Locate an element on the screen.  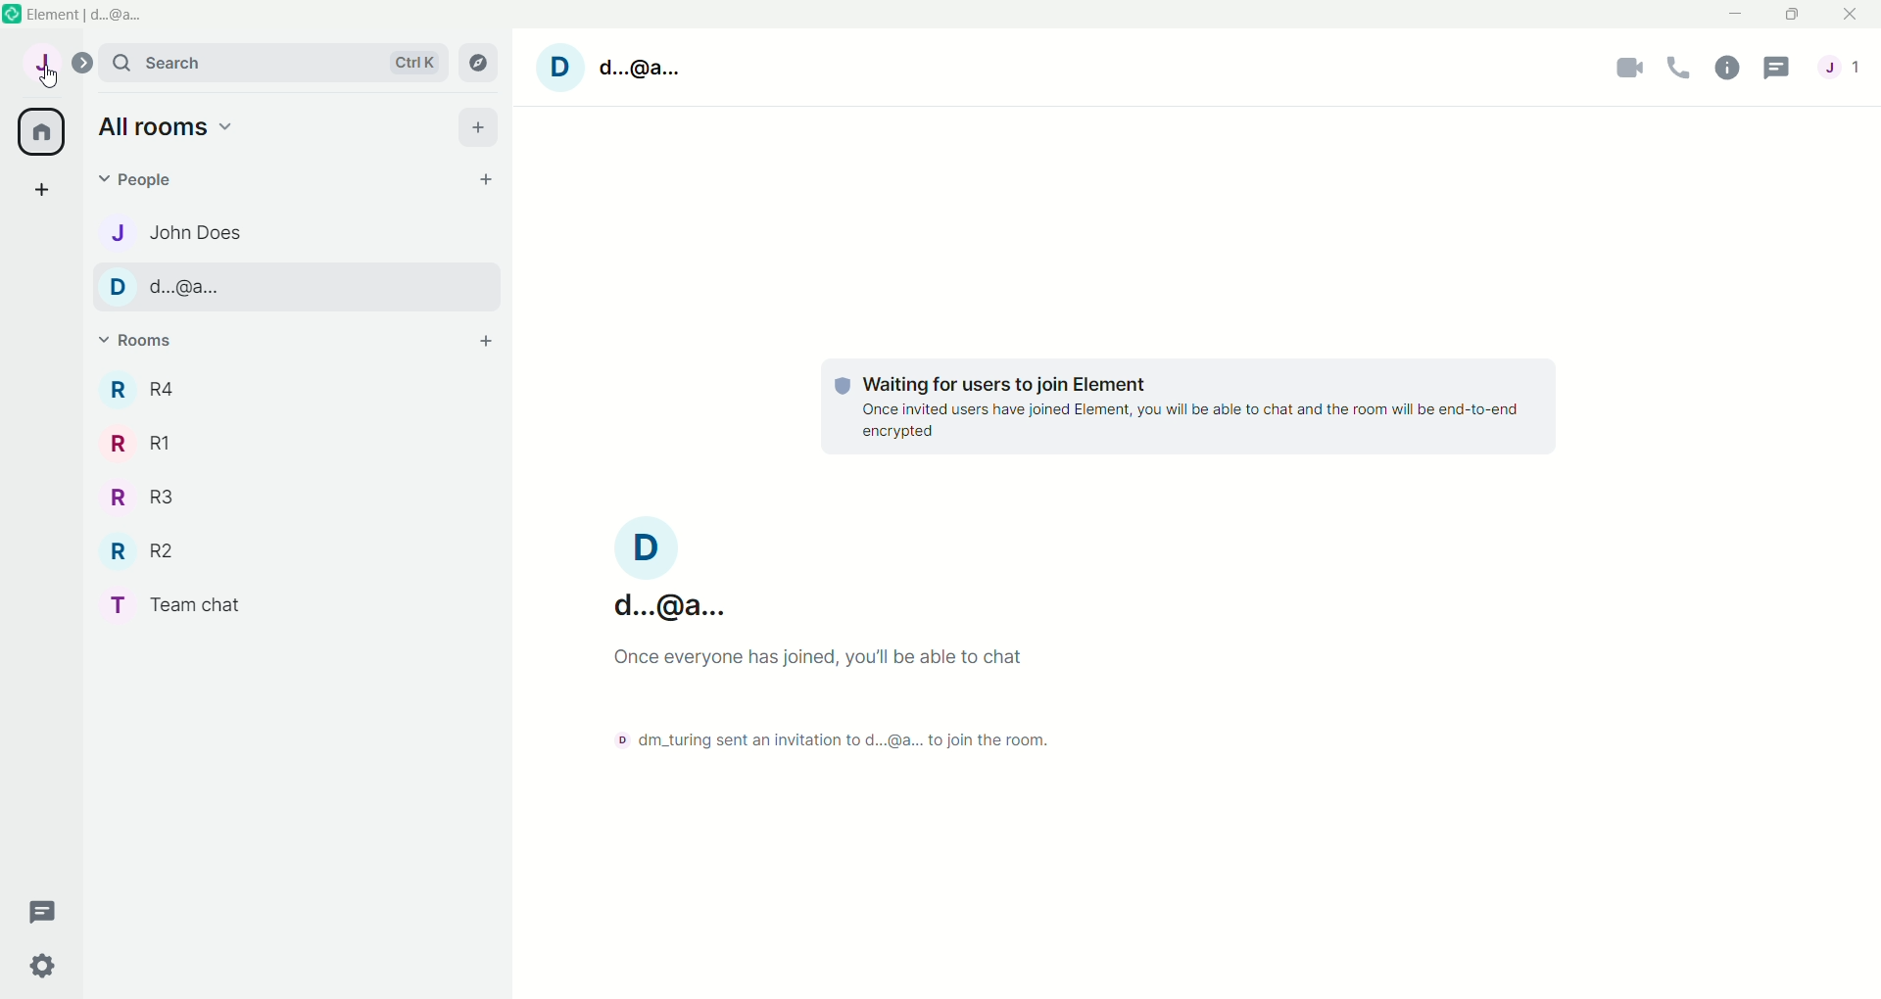
Contact name is located at coordinates (215, 287).